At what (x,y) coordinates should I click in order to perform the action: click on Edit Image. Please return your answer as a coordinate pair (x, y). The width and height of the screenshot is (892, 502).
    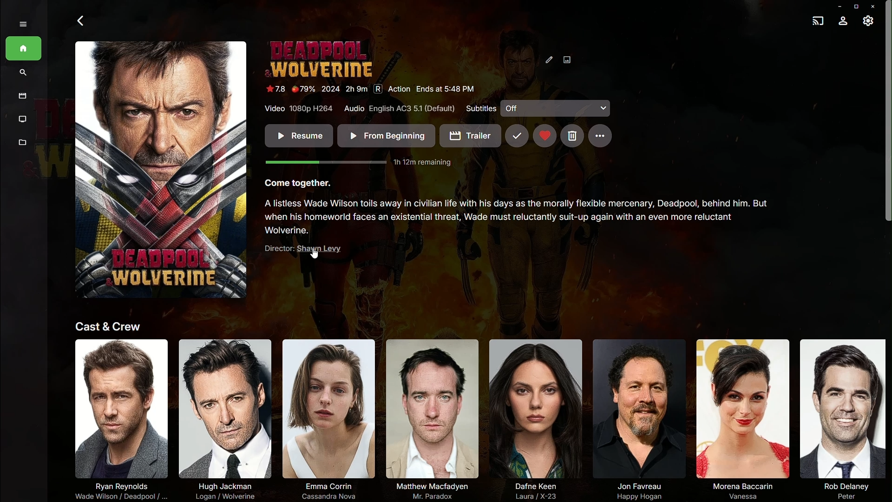
    Looking at the image, I should click on (559, 56).